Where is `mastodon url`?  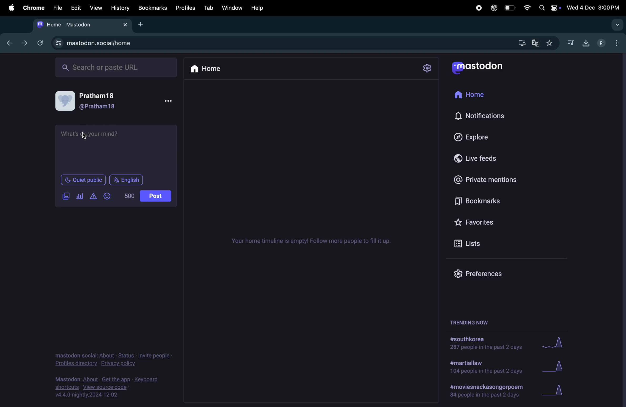
mastodon url is located at coordinates (102, 43).